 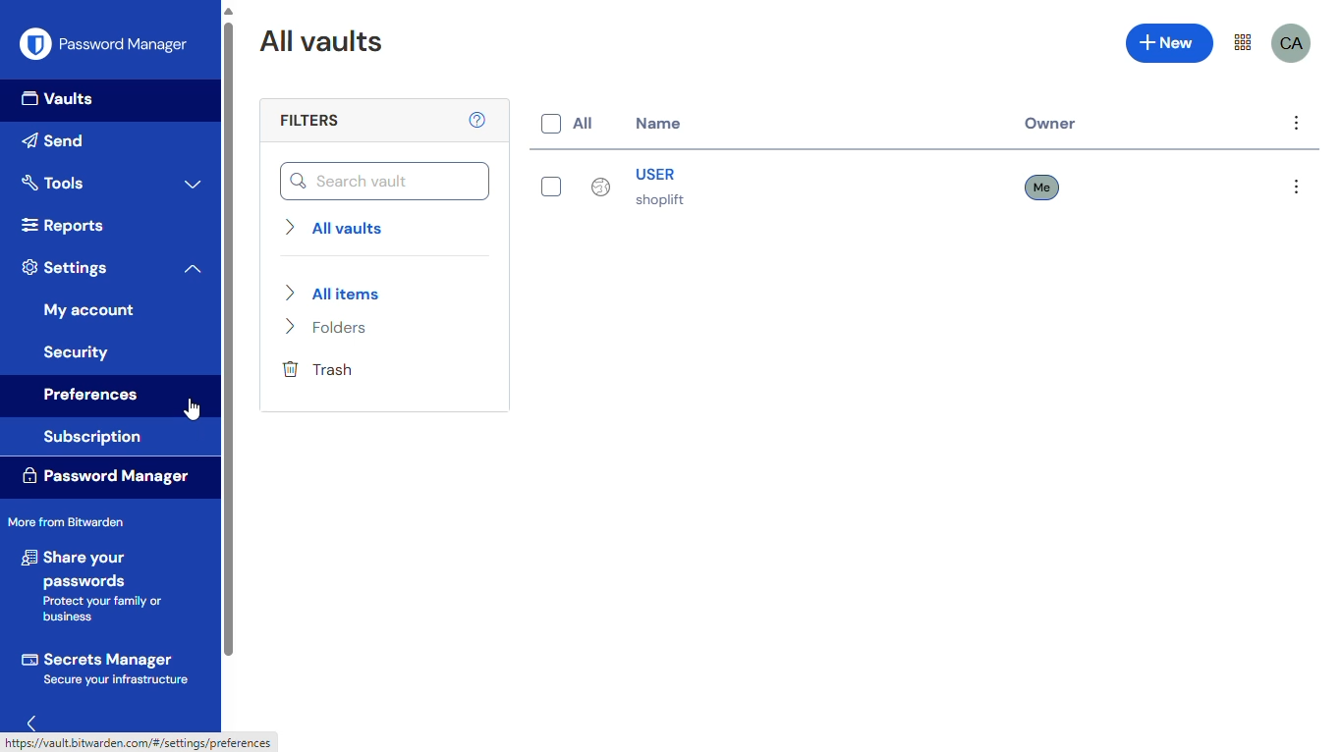 What do you see at coordinates (32, 722) in the screenshot?
I see `hide` at bounding box center [32, 722].